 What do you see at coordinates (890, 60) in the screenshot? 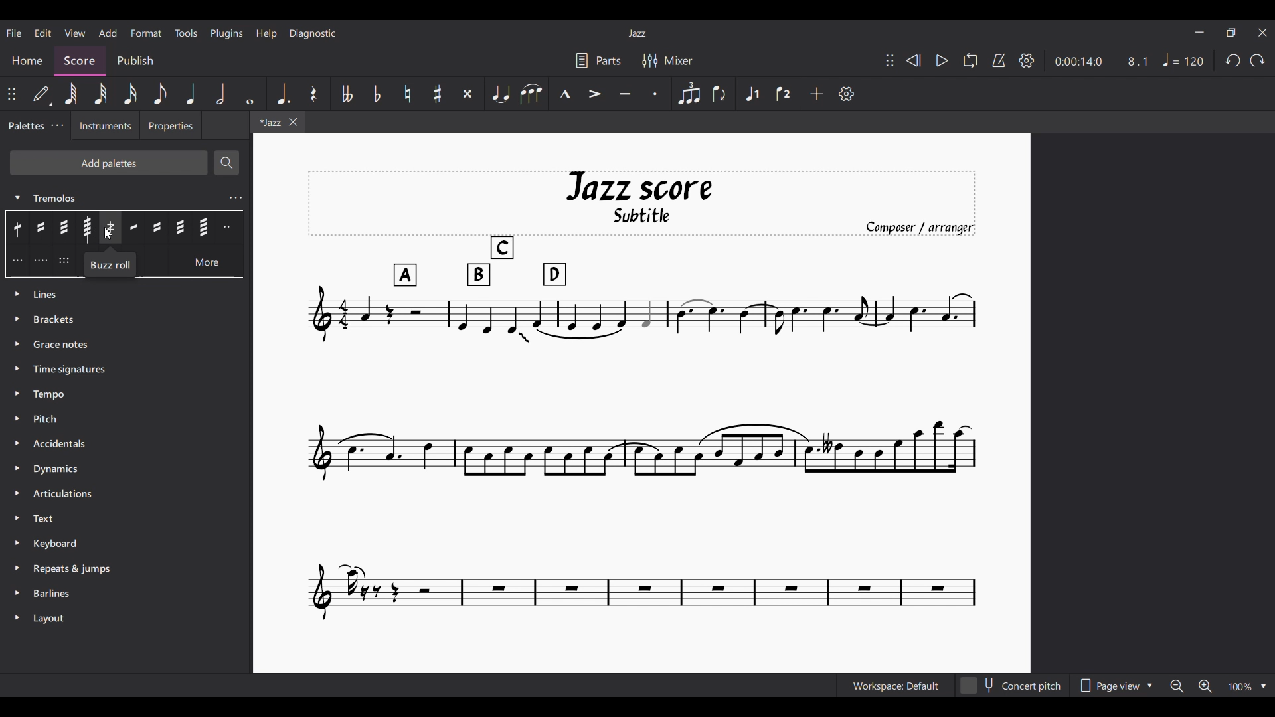
I see `Change position` at bounding box center [890, 60].